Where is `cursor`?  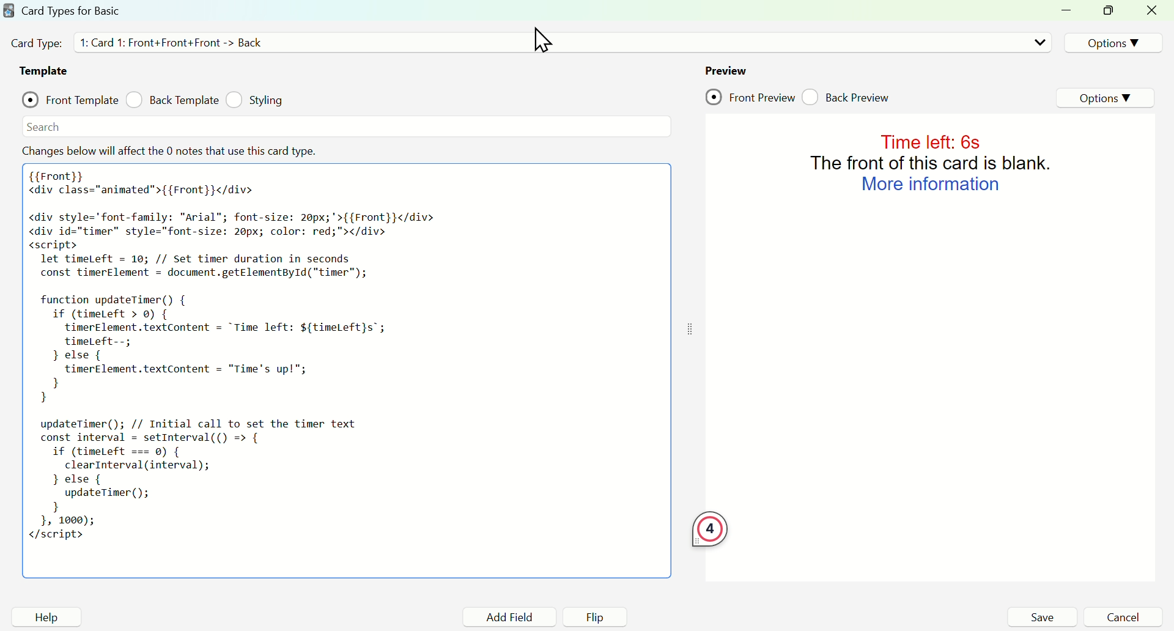
cursor is located at coordinates (542, 40).